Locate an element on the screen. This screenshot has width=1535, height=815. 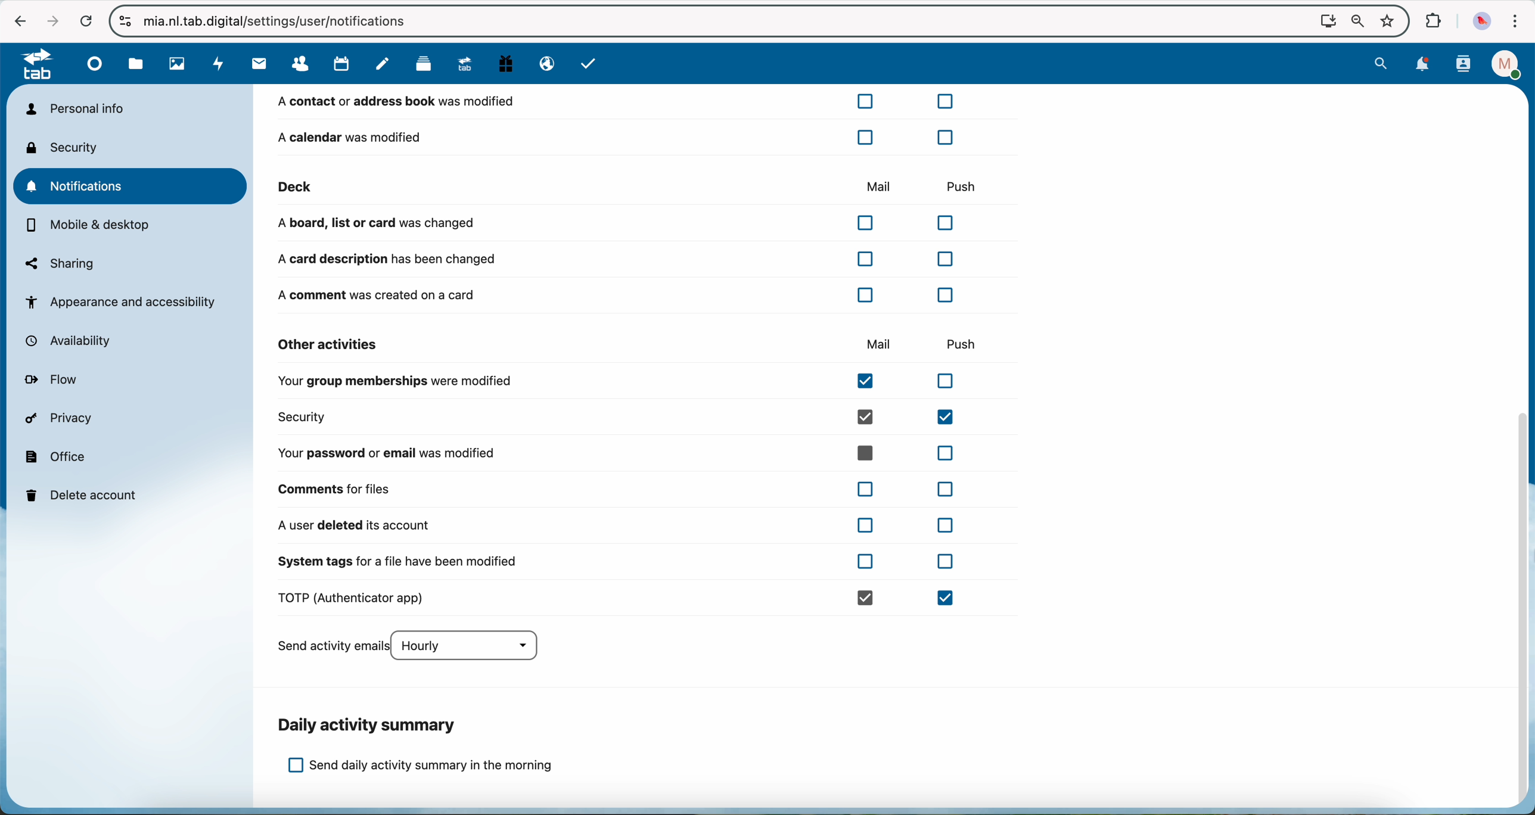
customize and control Google Chrome is located at coordinates (1517, 21).